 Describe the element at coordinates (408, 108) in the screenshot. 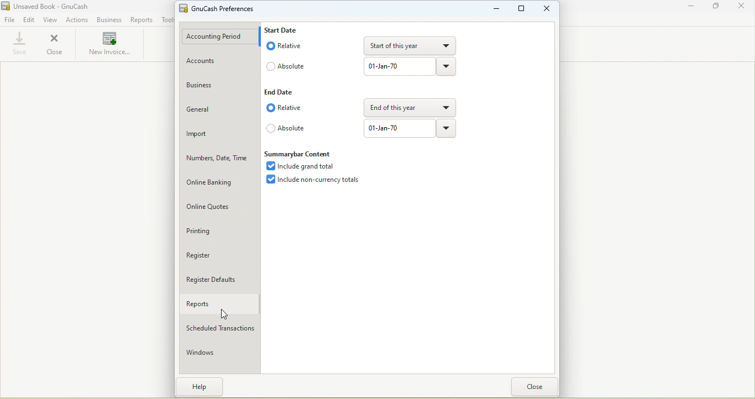

I see `Drop down` at that location.